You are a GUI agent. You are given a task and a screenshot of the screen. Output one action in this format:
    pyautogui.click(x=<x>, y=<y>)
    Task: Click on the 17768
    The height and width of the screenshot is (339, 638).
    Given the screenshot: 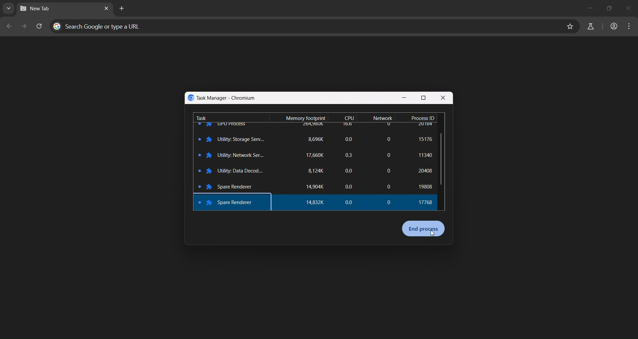 What is the action you would take?
    pyautogui.click(x=426, y=203)
    